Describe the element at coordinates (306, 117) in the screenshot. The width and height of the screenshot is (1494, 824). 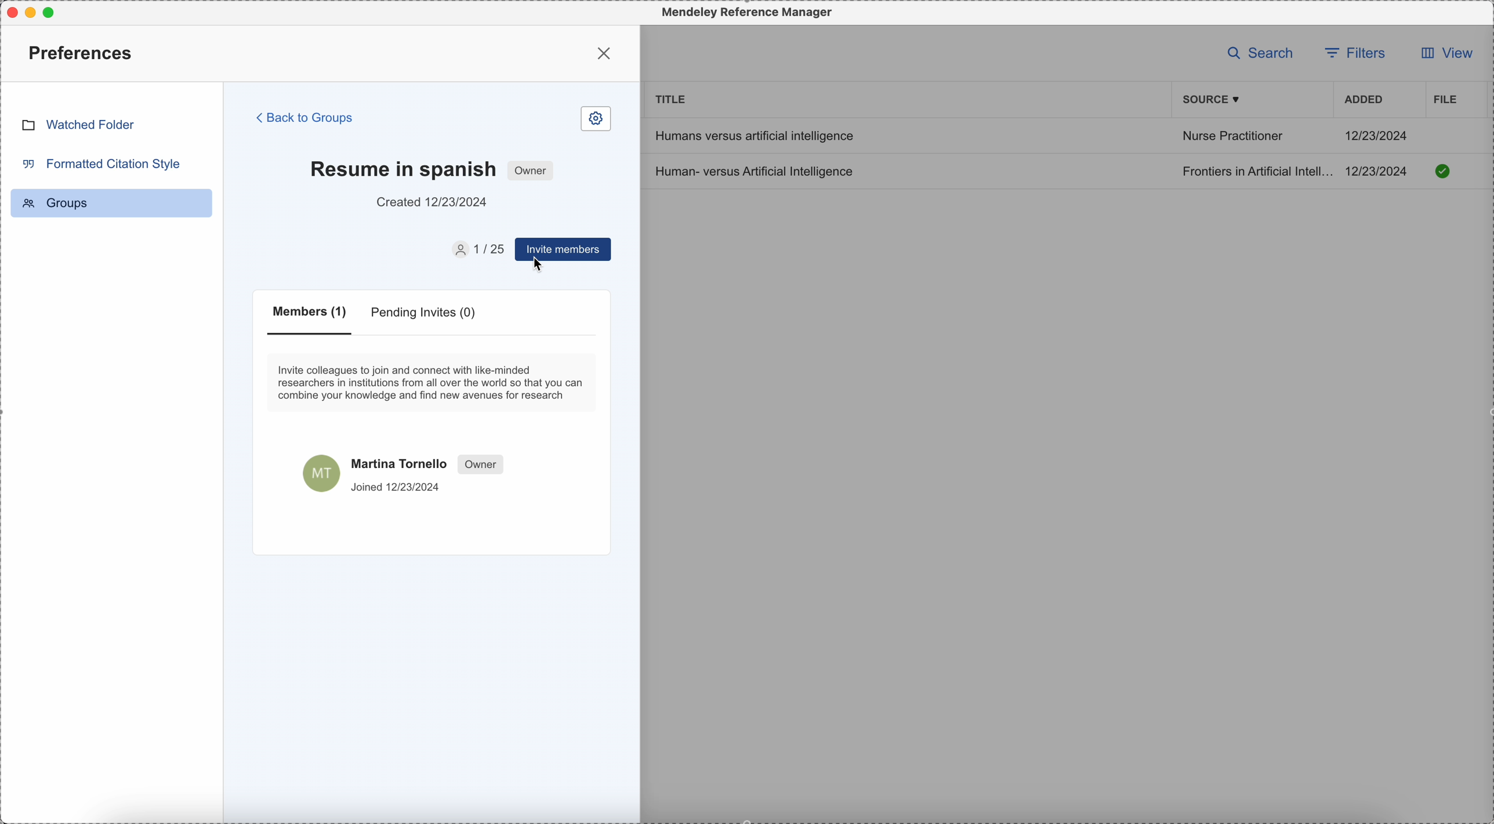
I see `back to groups` at that location.